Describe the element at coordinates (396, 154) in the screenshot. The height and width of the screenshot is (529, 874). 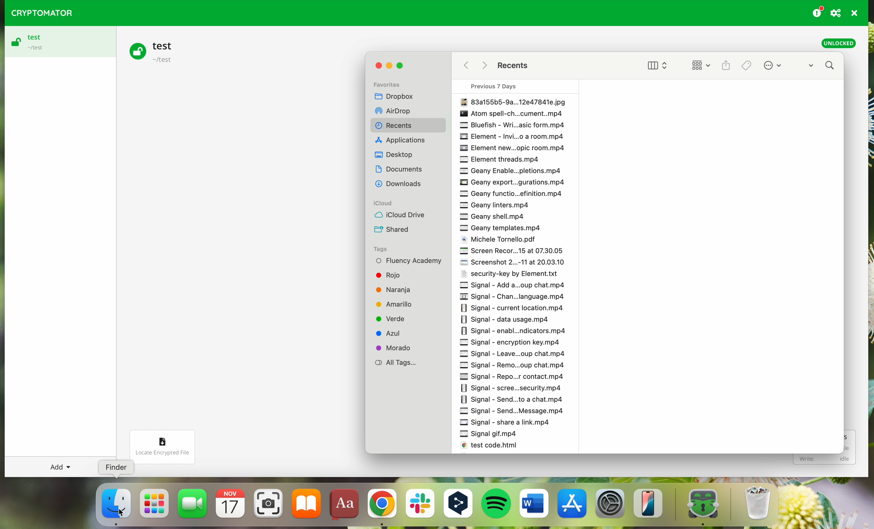
I see `Dekstop` at that location.